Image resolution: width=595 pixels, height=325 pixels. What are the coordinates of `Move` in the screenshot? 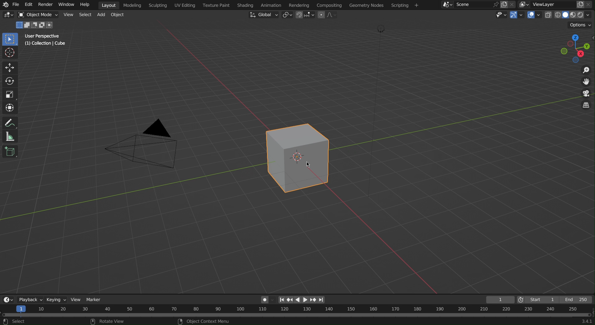 It's located at (10, 68).